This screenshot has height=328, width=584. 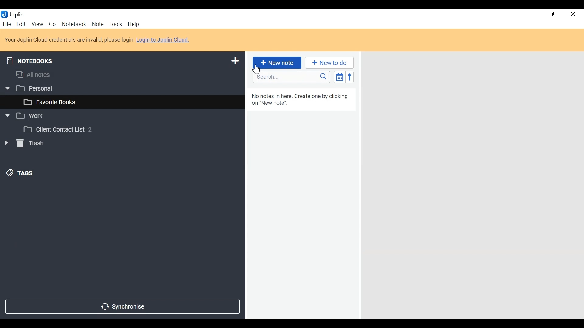 I want to click on Synchronise, so click(x=123, y=306).